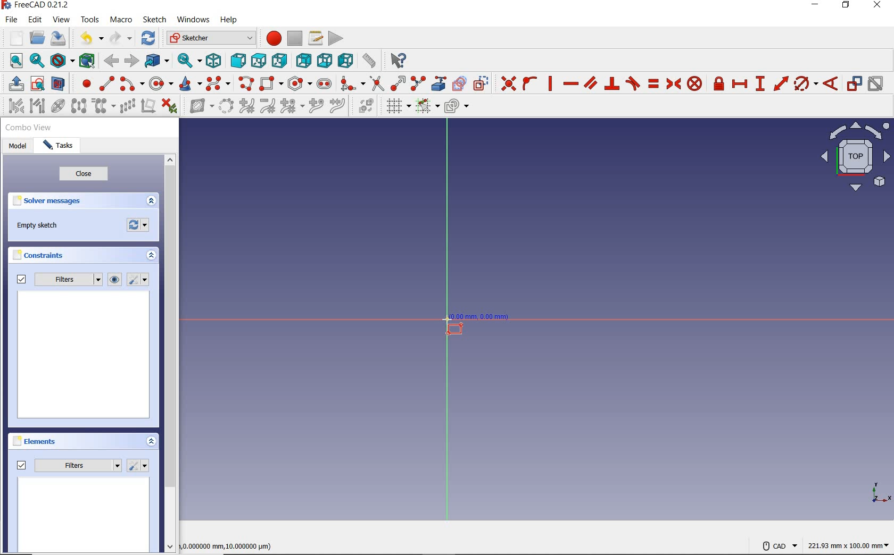  What do you see at coordinates (193, 21) in the screenshot?
I see `windows` at bounding box center [193, 21].